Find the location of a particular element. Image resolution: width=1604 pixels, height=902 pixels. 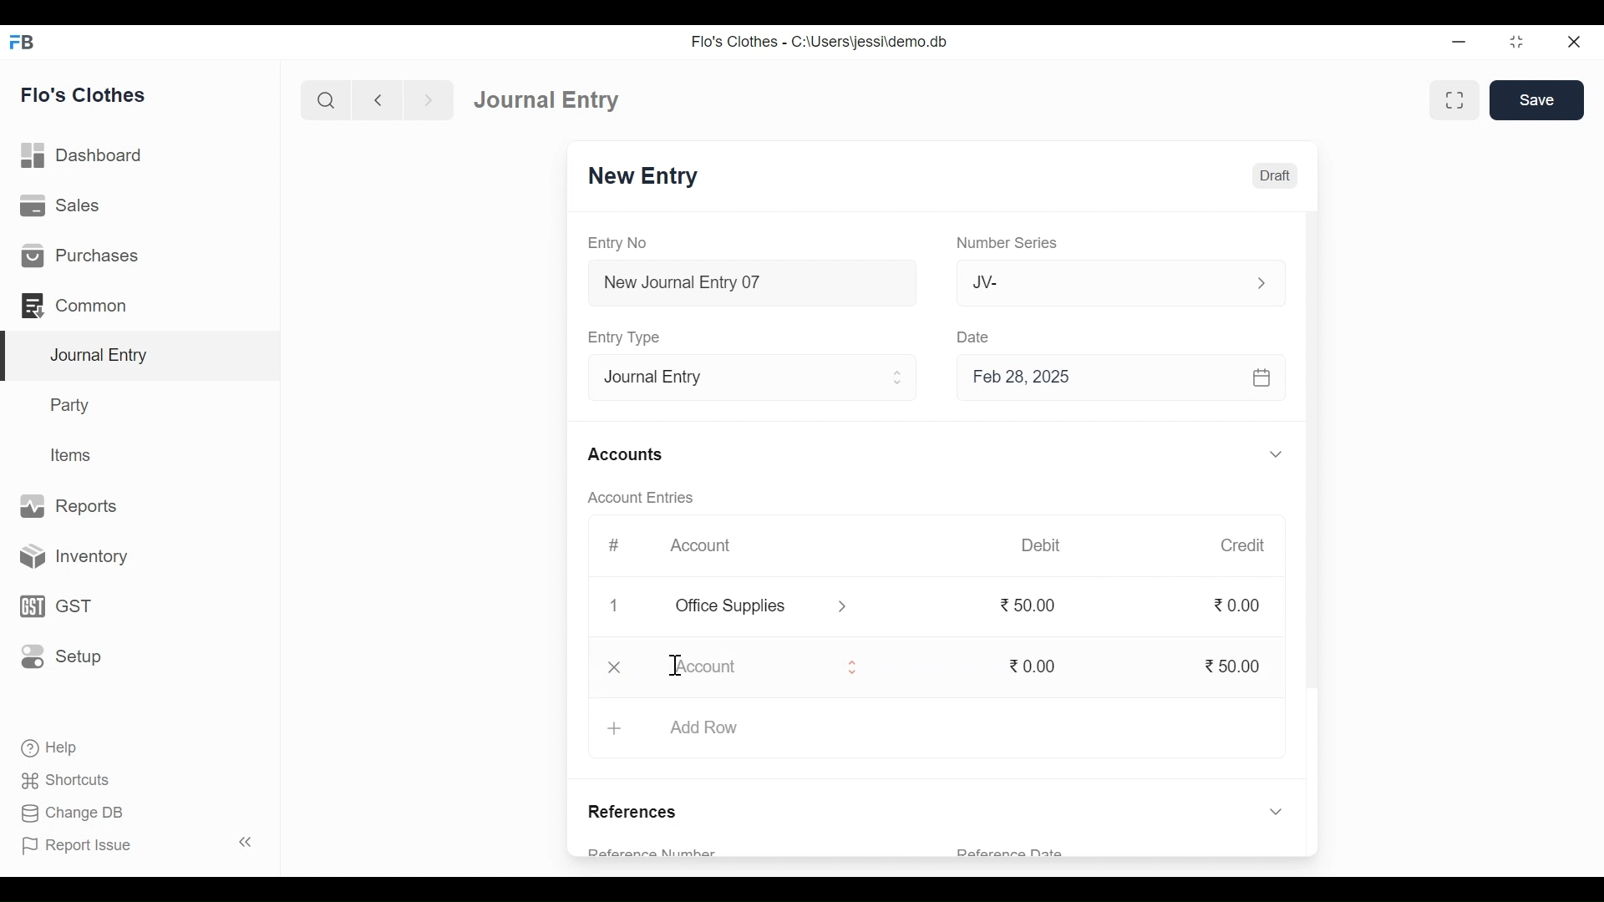

Journal Entry is located at coordinates (553, 99).